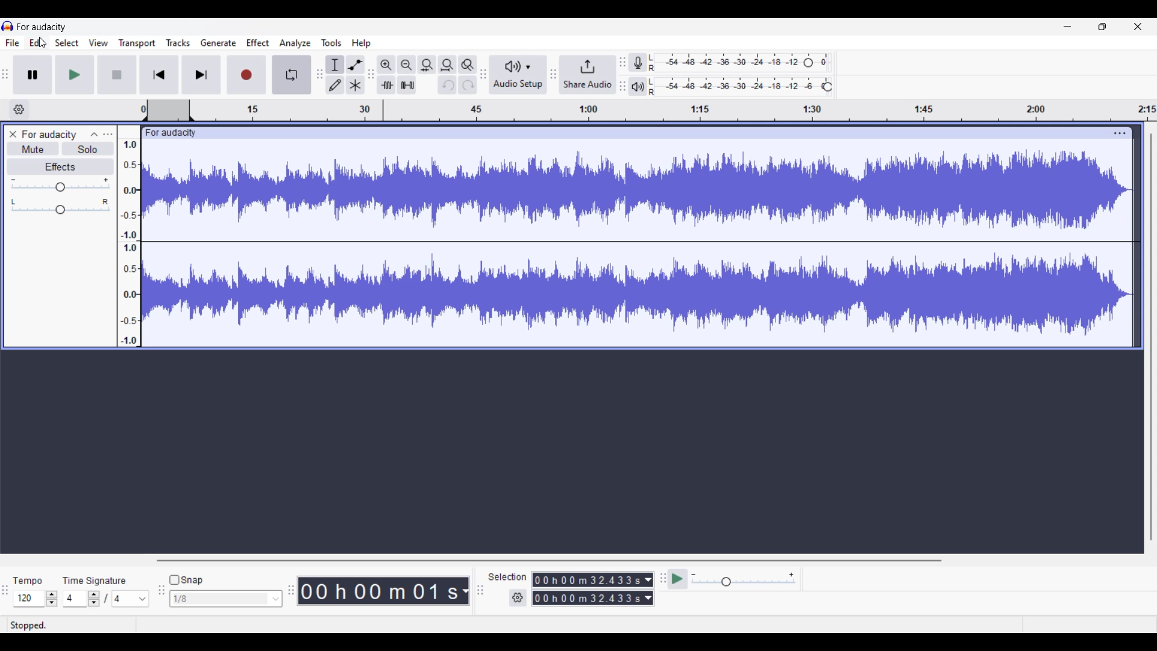  I want to click on Share audio, so click(588, 74).